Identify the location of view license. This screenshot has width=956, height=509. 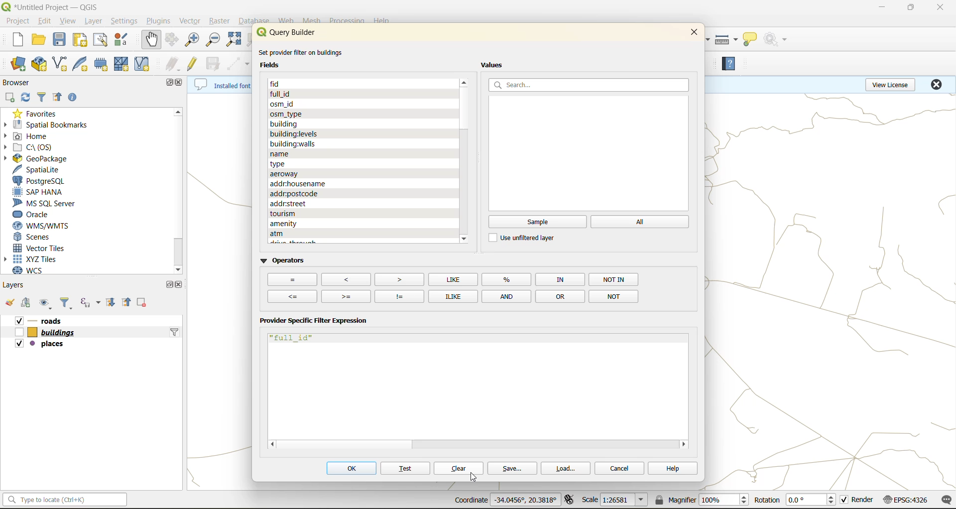
(889, 86).